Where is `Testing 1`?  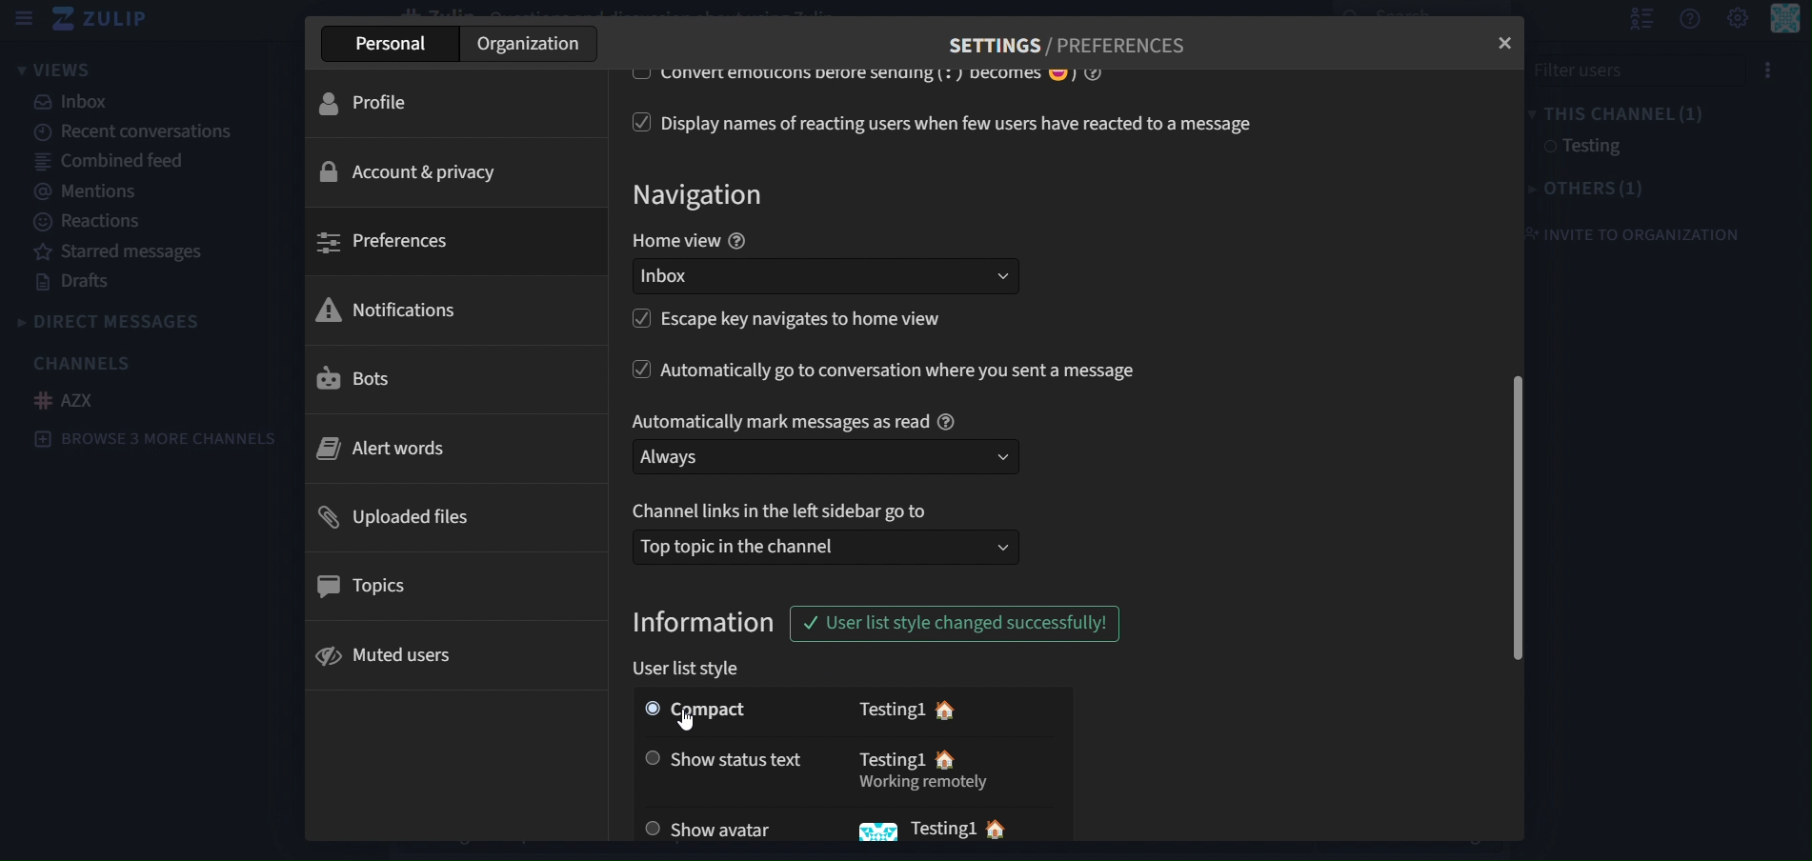
Testing 1 is located at coordinates (943, 828).